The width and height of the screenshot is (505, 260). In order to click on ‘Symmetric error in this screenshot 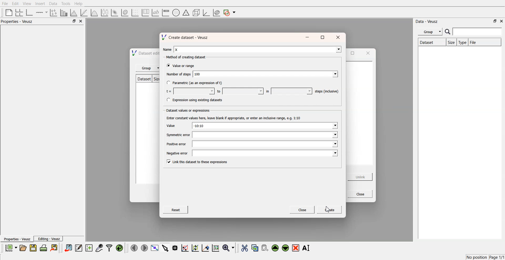, I will do `click(178, 135)`.